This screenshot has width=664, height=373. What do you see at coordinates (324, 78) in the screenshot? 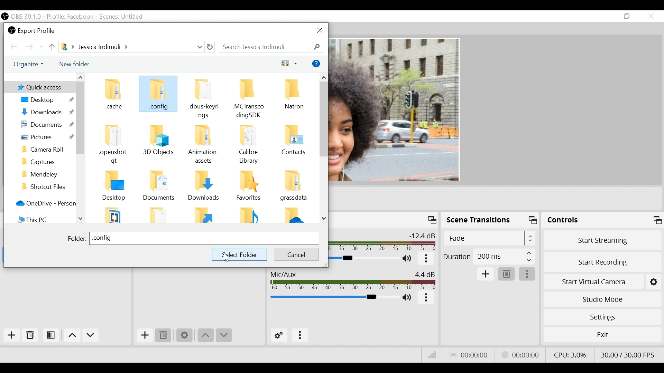
I see `Scroll up` at bounding box center [324, 78].